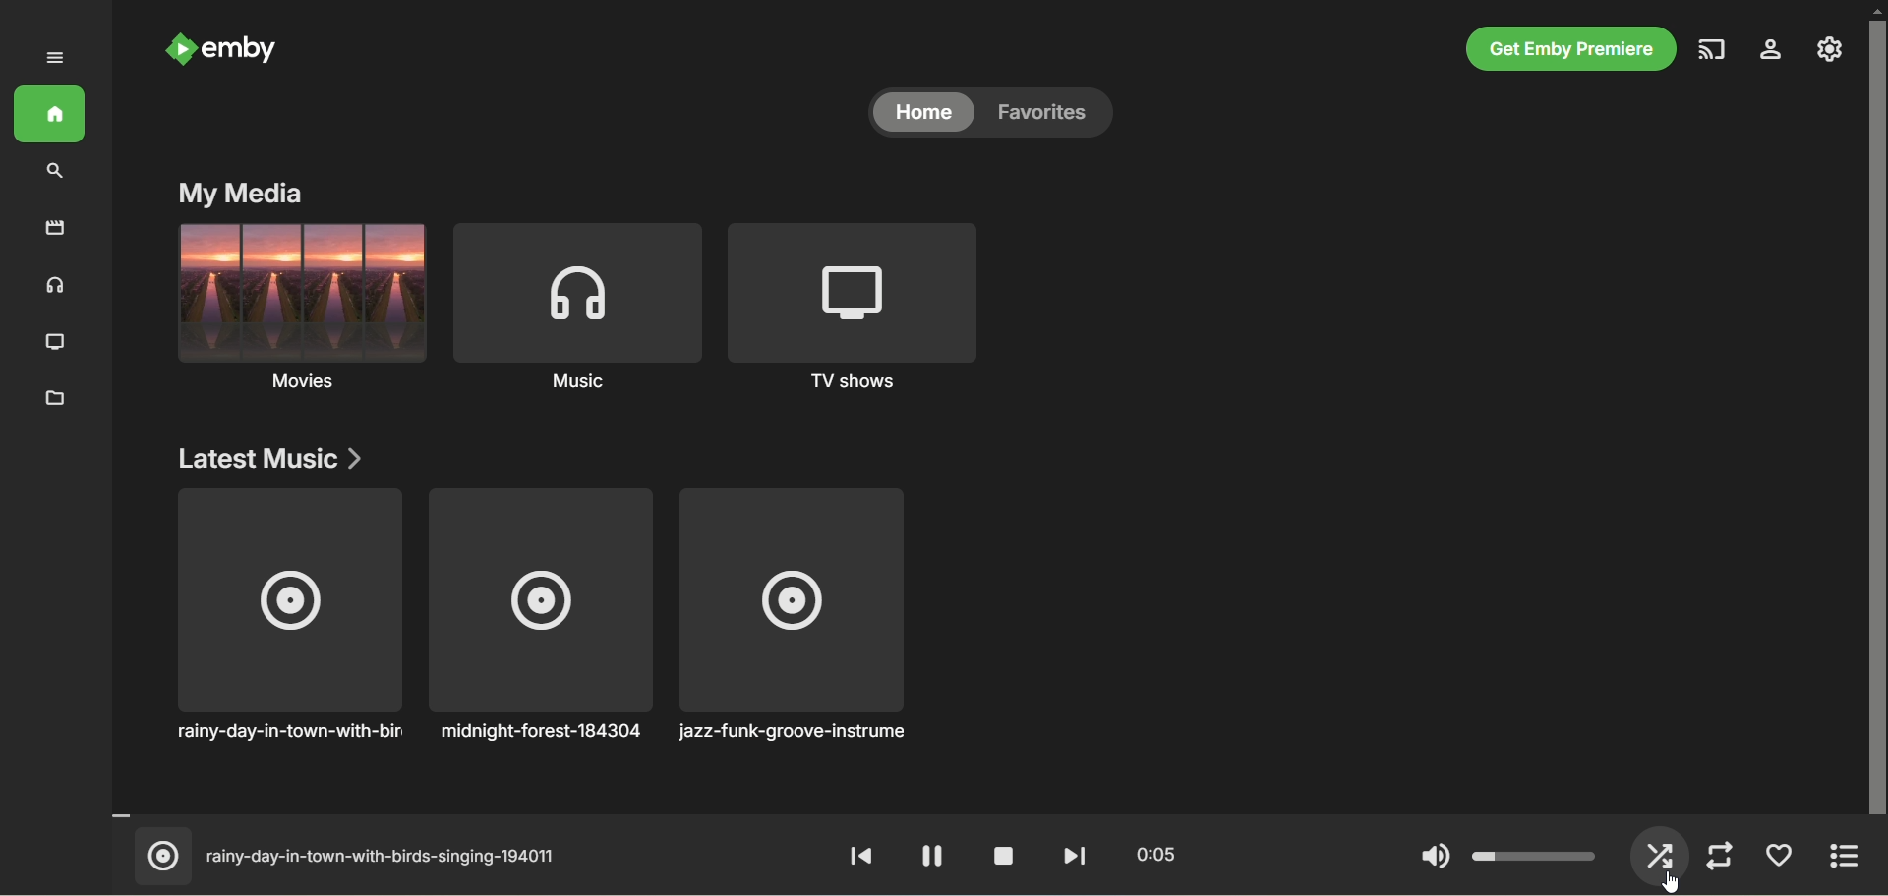 The width and height of the screenshot is (1888, 896). Describe the element at coordinates (1669, 881) in the screenshot. I see `cursor` at that location.